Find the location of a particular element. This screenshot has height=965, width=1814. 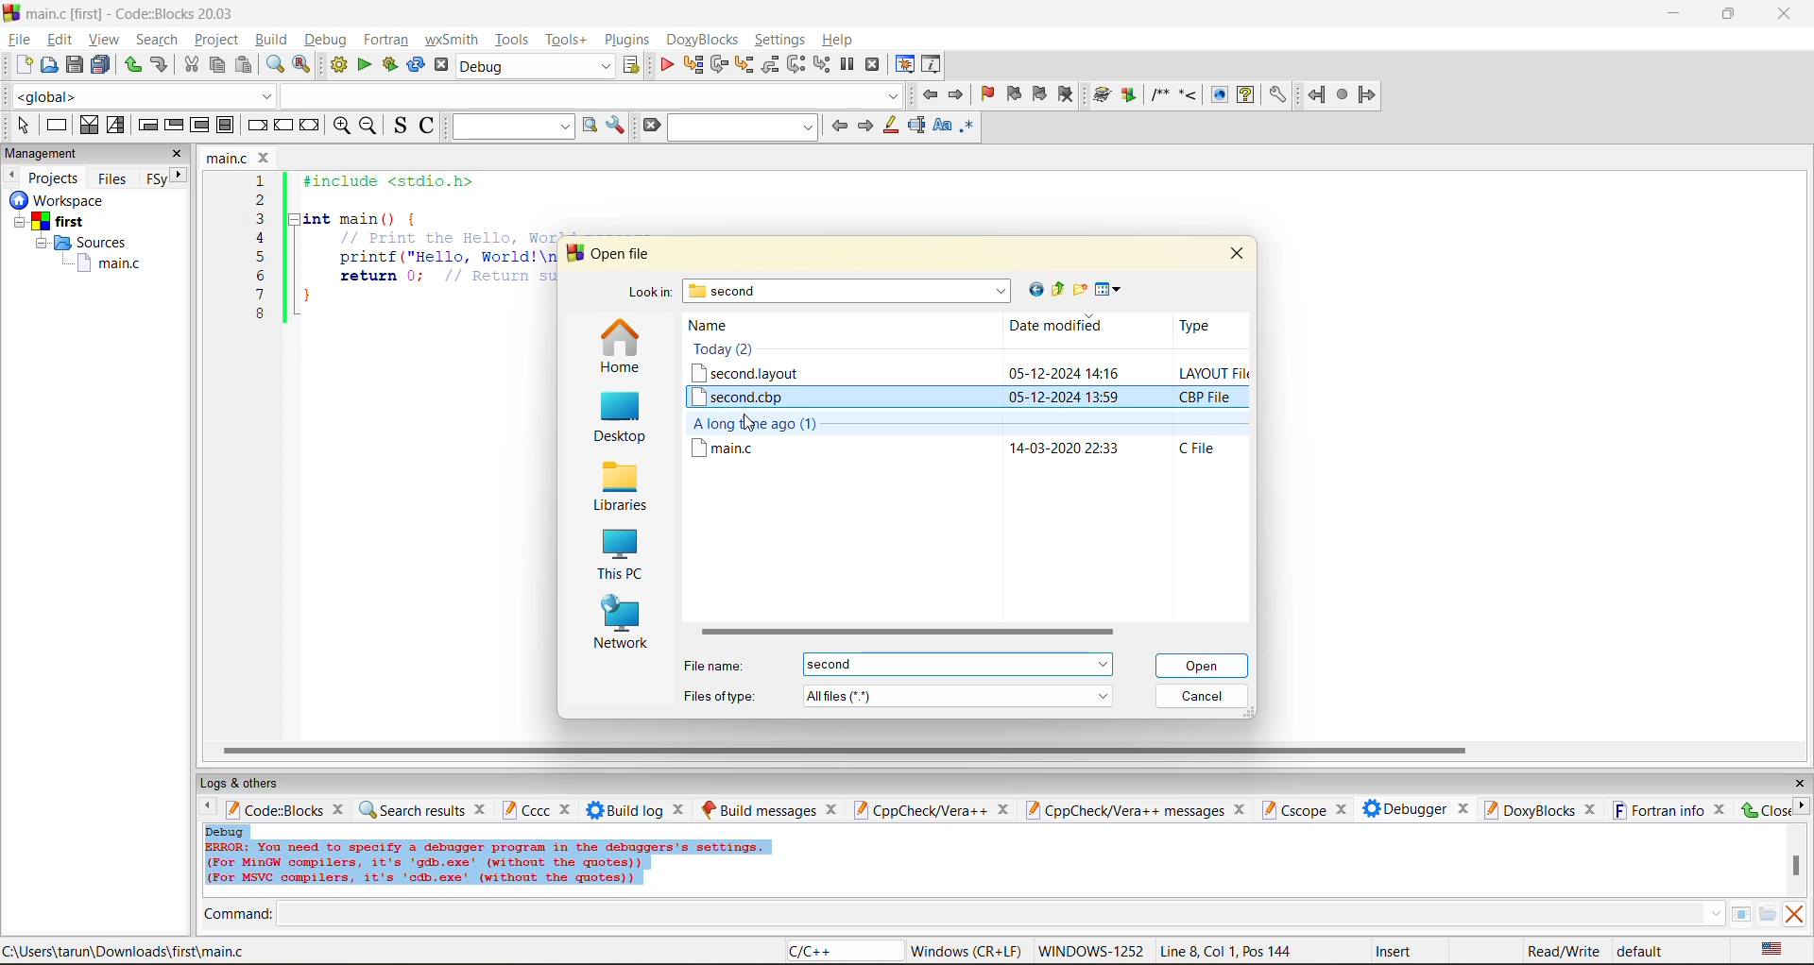

close is located at coordinates (1591, 810).